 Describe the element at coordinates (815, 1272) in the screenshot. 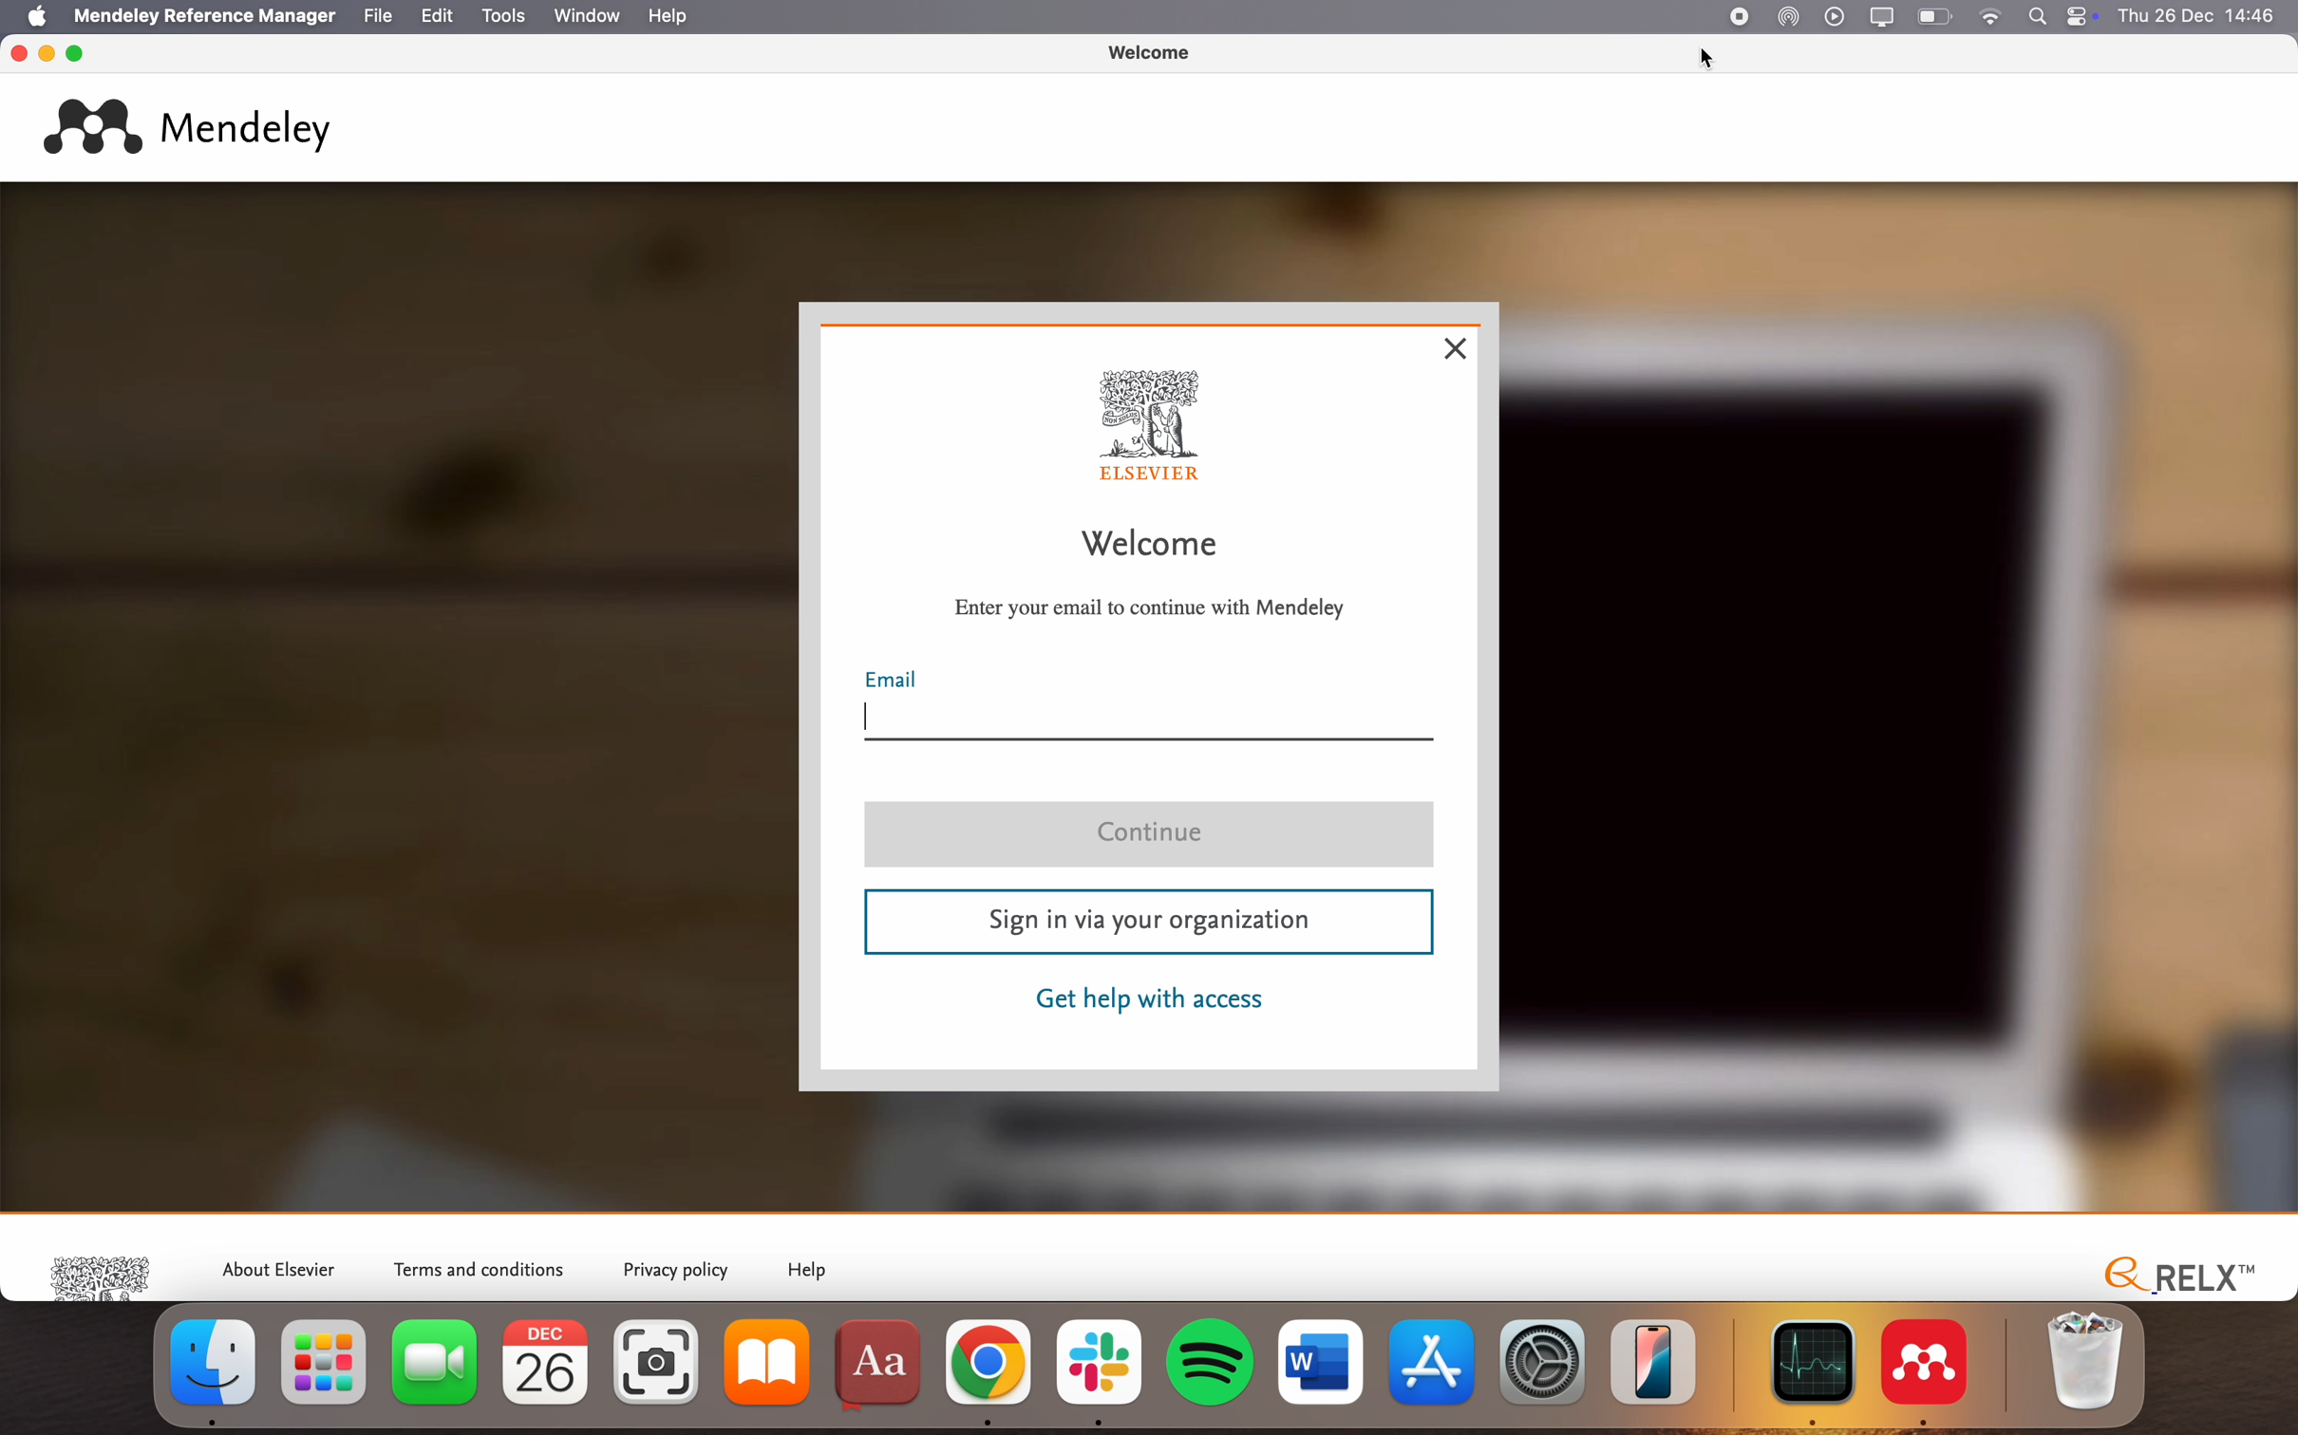

I see `help` at that location.